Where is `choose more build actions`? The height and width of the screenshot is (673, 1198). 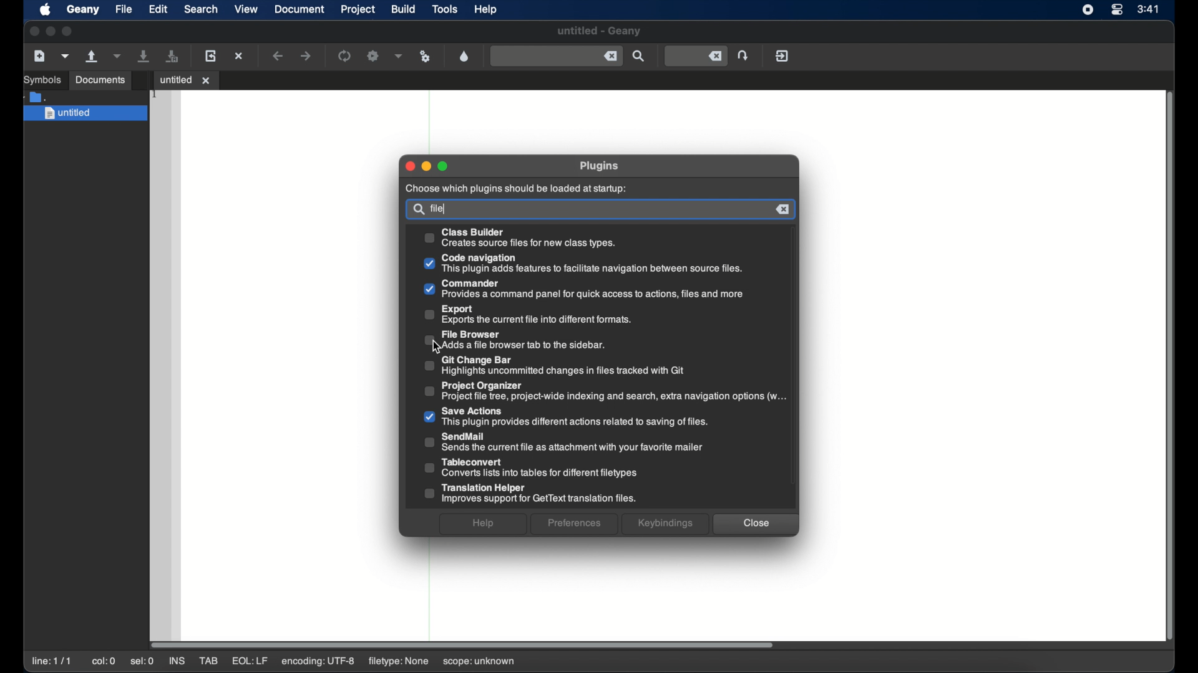
choose more build actions is located at coordinates (399, 56).